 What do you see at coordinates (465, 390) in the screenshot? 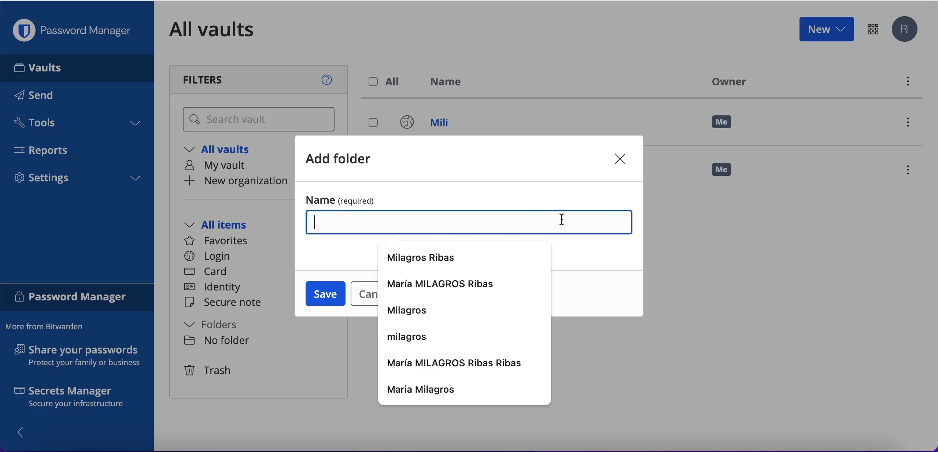
I see `maria milagros` at bounding box center [465, 390].